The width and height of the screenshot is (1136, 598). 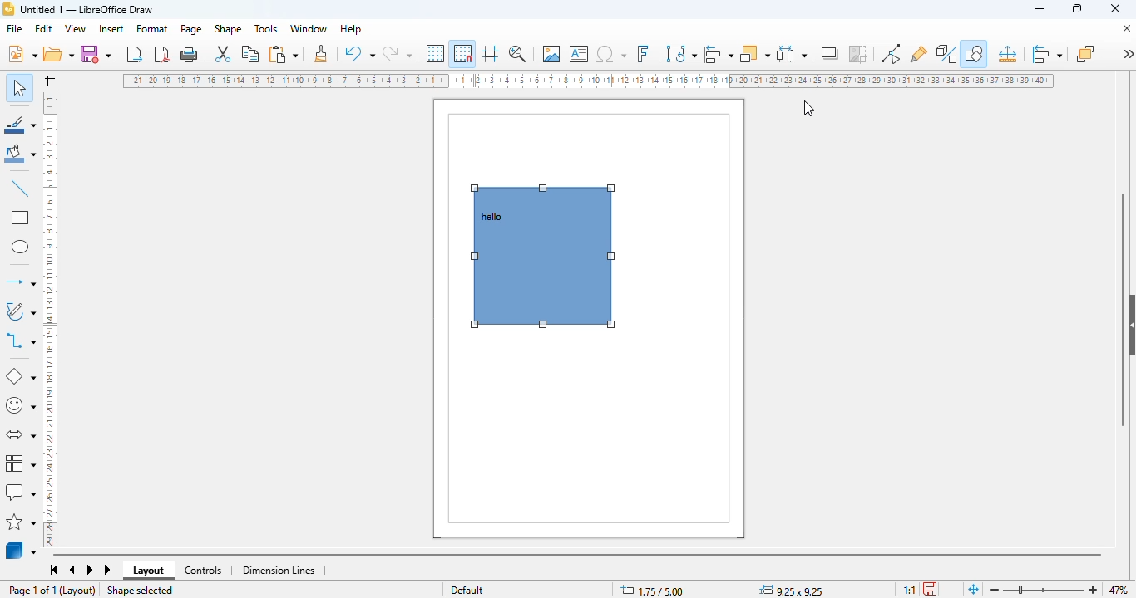 I want to click on dimension lines, so click(x=279, y=571).